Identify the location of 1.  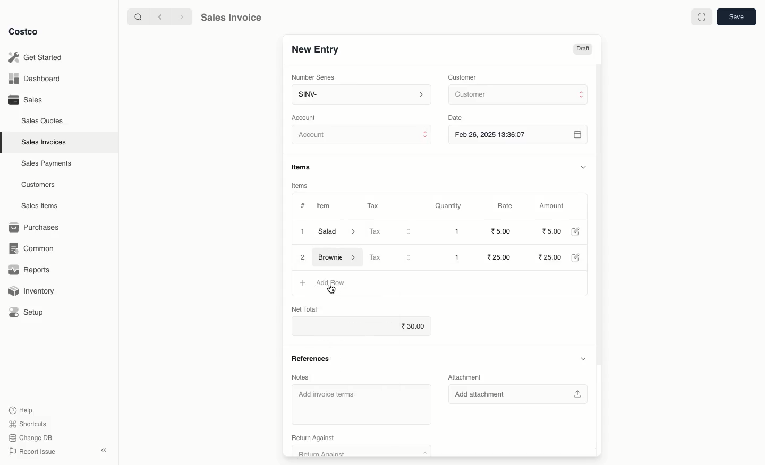
(457, 257).